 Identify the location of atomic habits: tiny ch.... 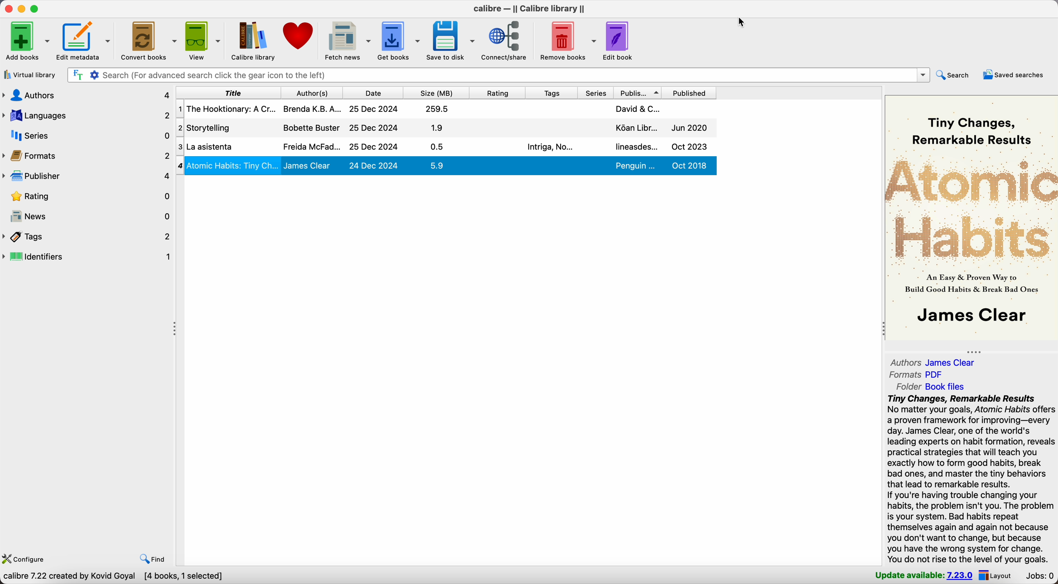
(232, 166).